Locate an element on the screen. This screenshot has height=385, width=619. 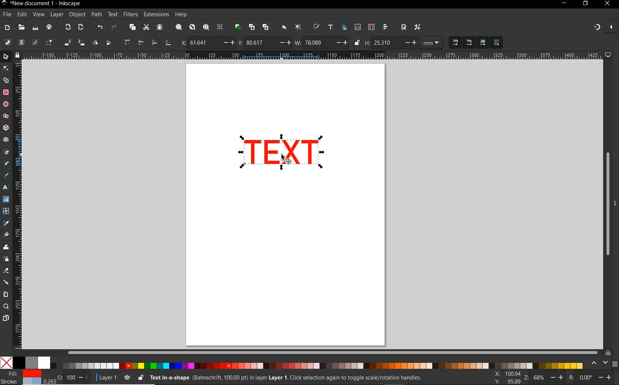
save is located at coordinates (35, 27).